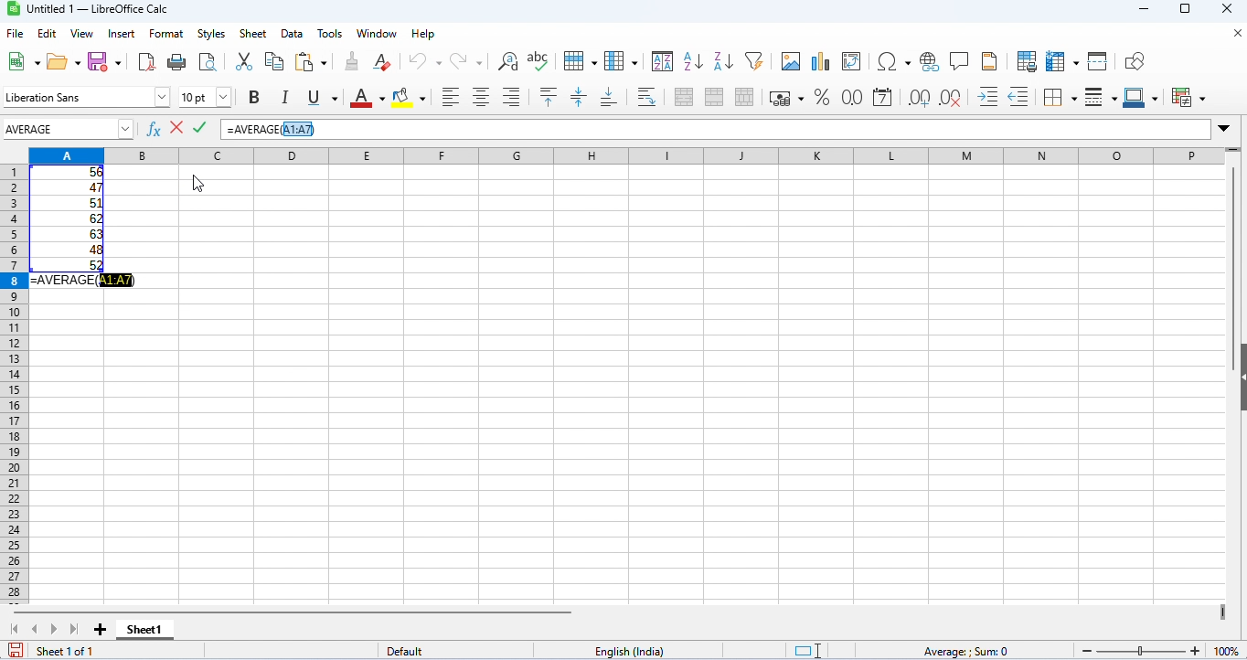 This screenshot has height=660, width=1247. What do you see at coordinates (66, 651) in the screenshot?
I see `sheet 1 of 1` at bounding box center [66, 651].